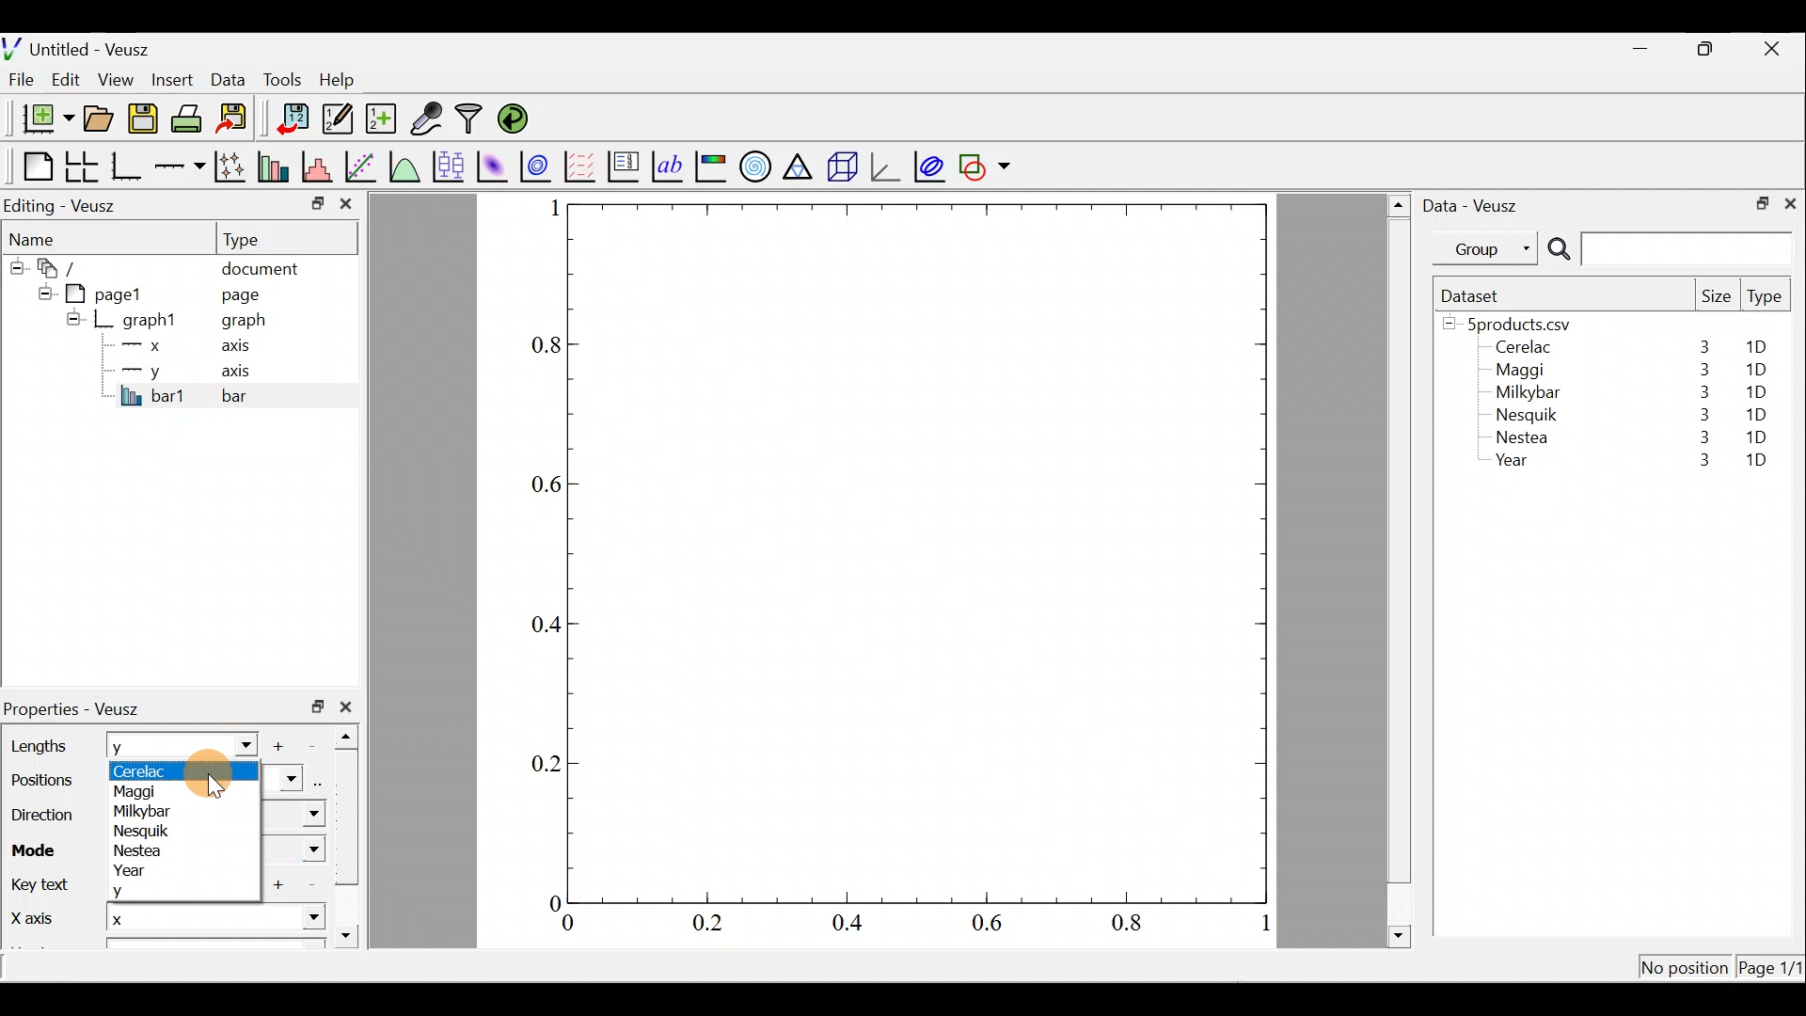 The width and height of the screenshot is (1806, 1016). I want to click on Print the document, so click(192, 118).